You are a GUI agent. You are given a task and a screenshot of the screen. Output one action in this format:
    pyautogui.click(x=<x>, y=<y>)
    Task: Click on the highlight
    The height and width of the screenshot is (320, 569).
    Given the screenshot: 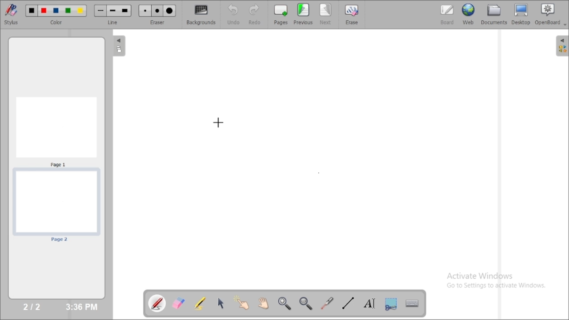 What is the action you would take?
    pyautogui.click(x=200, y=303)
    